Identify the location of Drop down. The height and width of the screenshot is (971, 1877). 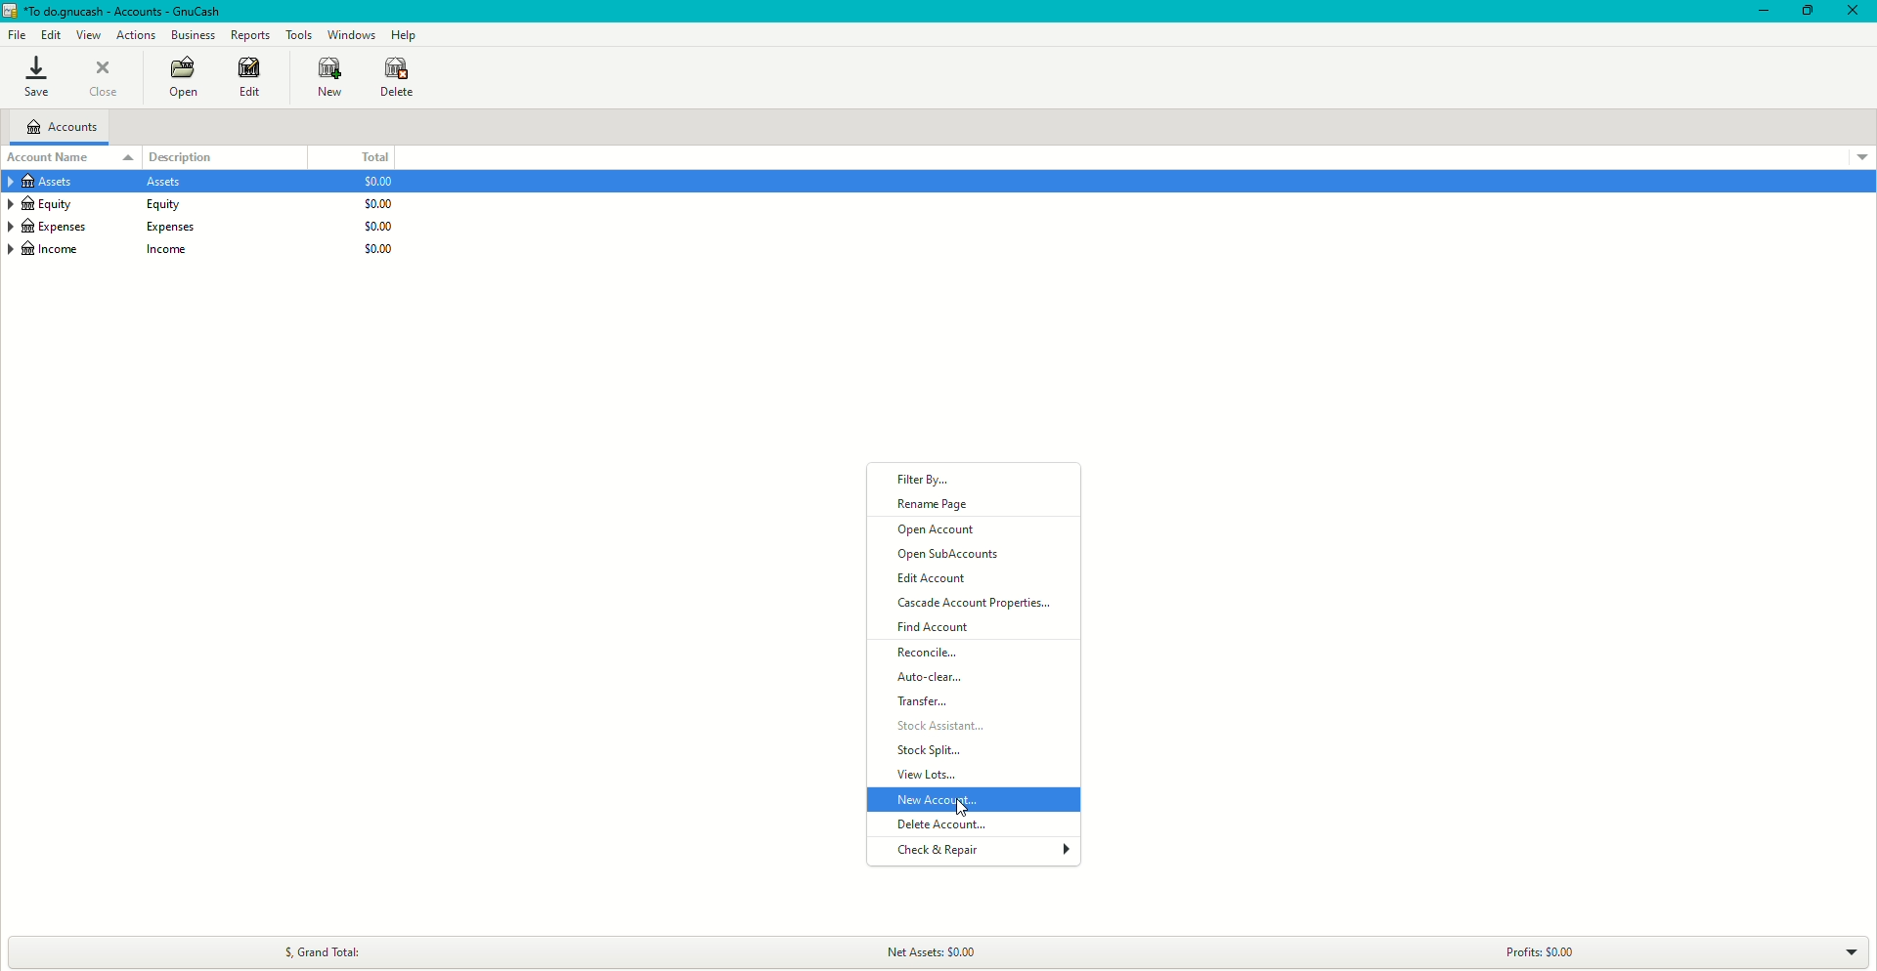
(1861, 155).